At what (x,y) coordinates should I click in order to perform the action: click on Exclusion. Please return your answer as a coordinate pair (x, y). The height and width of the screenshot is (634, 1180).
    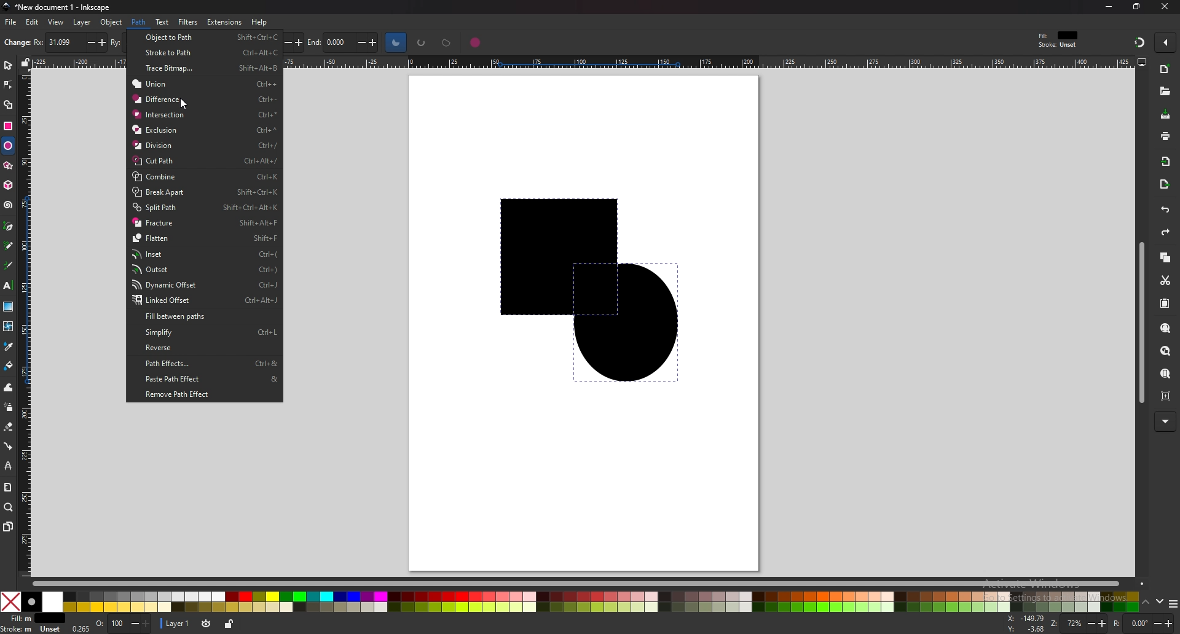
    Looking at the image, I should click on (203, 131).